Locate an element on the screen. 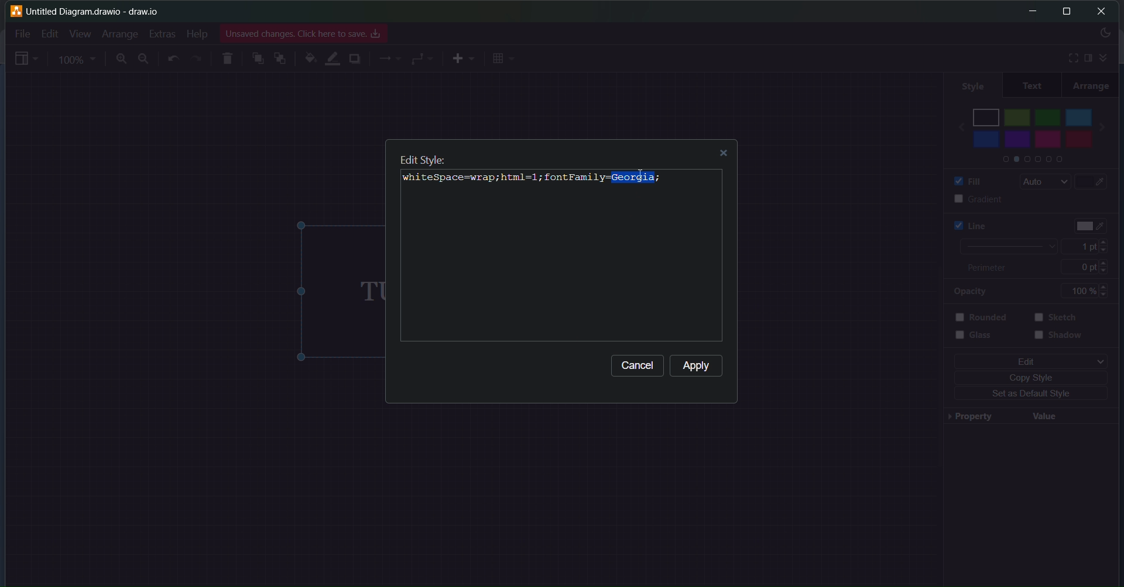 This screenshot has width=1124, height=587. value is located at coordinates (1045, 415).